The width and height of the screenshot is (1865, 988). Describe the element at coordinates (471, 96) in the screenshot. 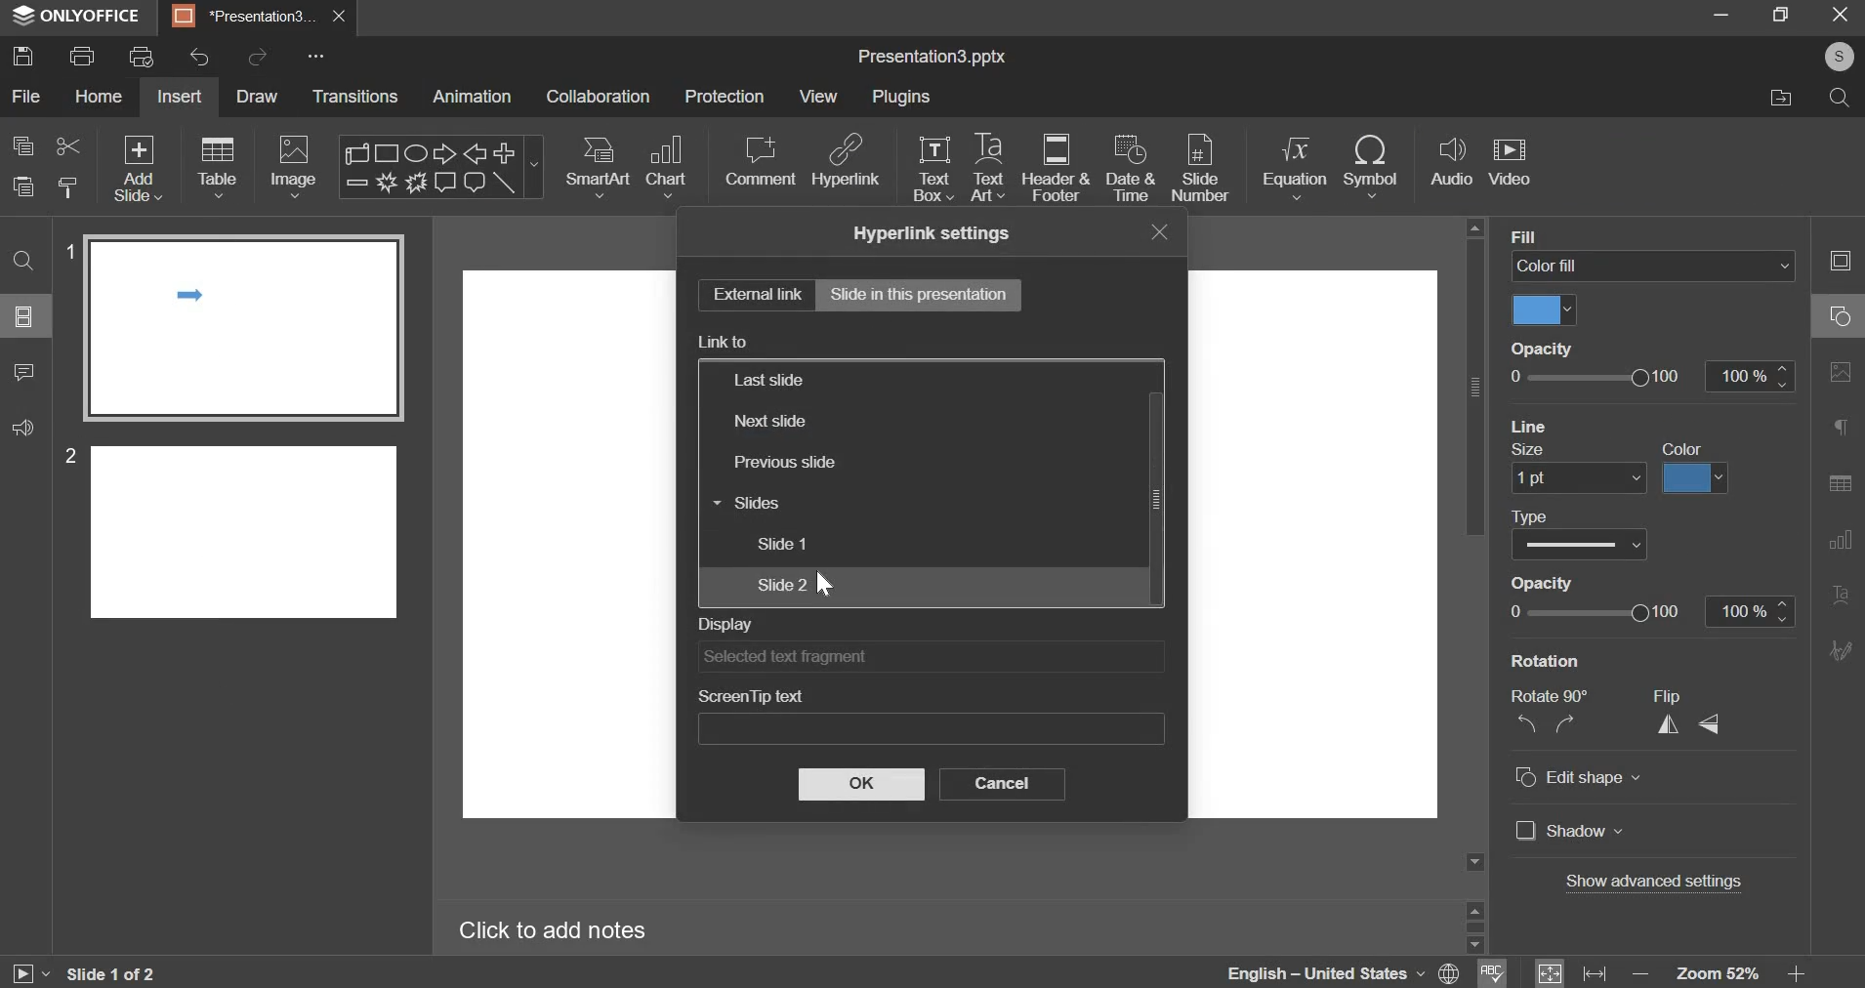

I see `animation` at that location.